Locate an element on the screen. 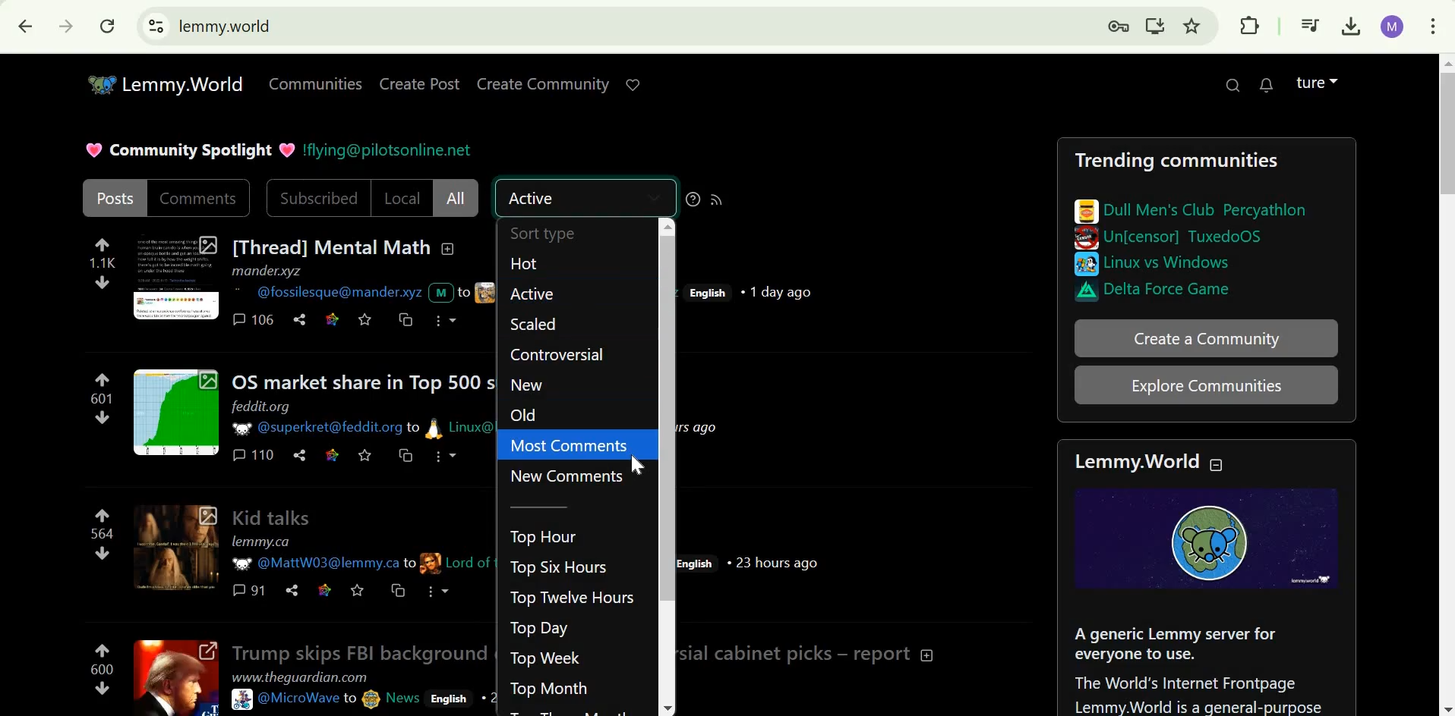  0 unread messages is located at coordinates (1270, 85).